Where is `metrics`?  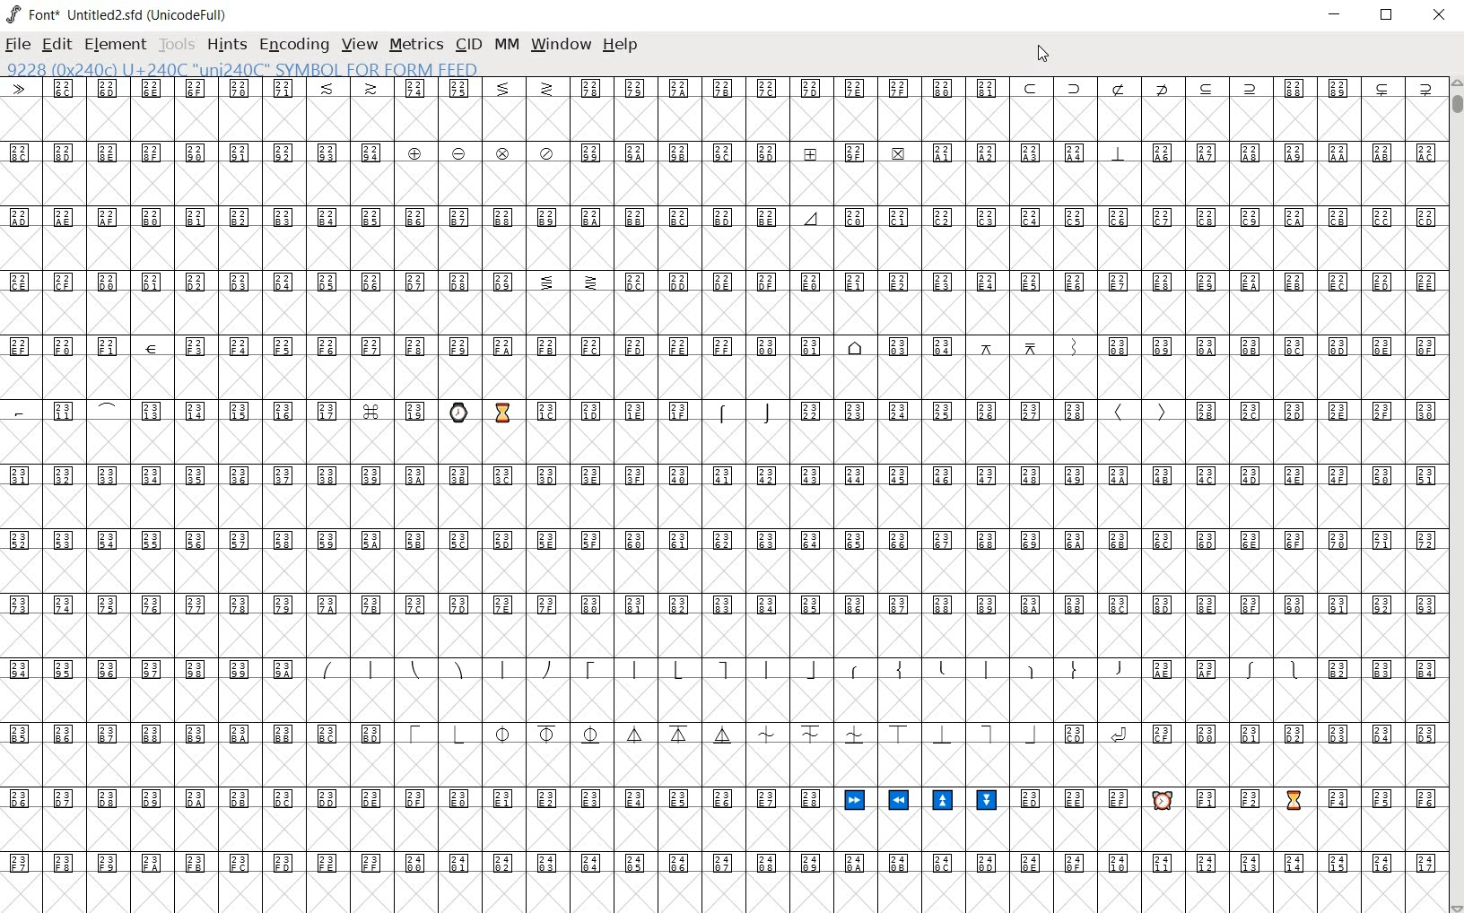
metrics is located at coordinates (415, 46).